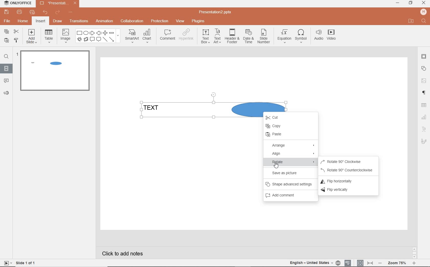 Image resolution: width=430 pixels, height=267 pixels. What do you see at coordinates (424, 21) in the screenshot?
I see `FIND` at bounding box center [424, 21].